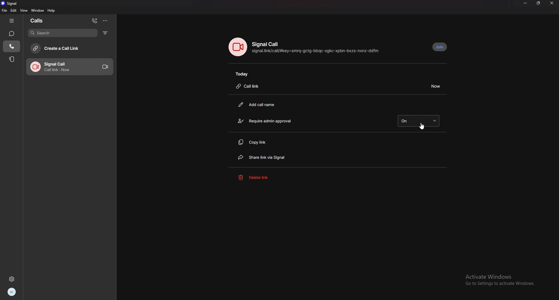 This screenshot has width=559, height=300. I want to click on window, so click(38, 10).